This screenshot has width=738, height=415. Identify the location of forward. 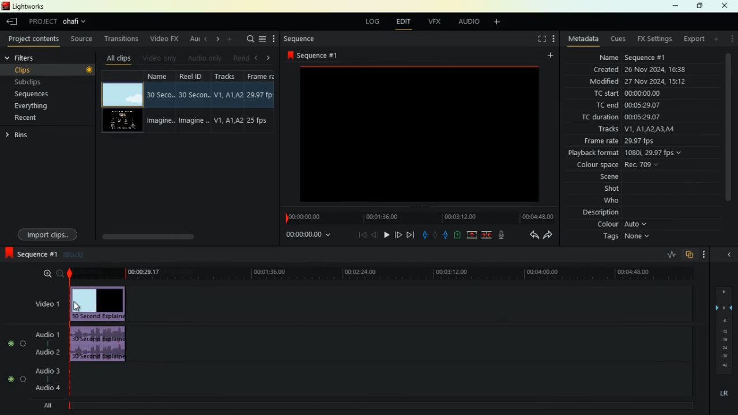
(549, 235).